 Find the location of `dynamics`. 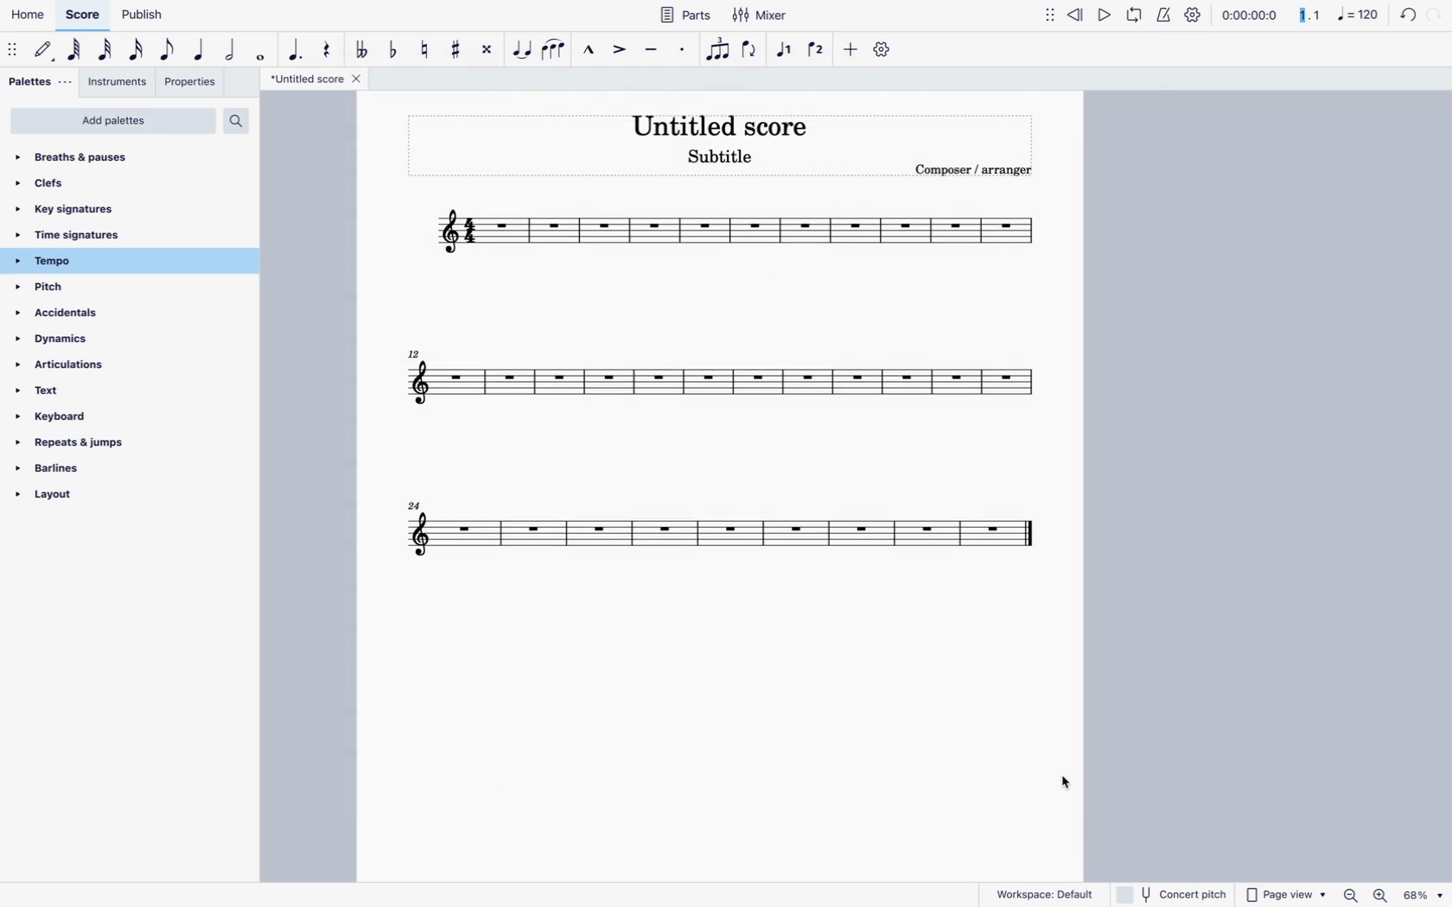

dynamics is located at coordinates (77, 344).